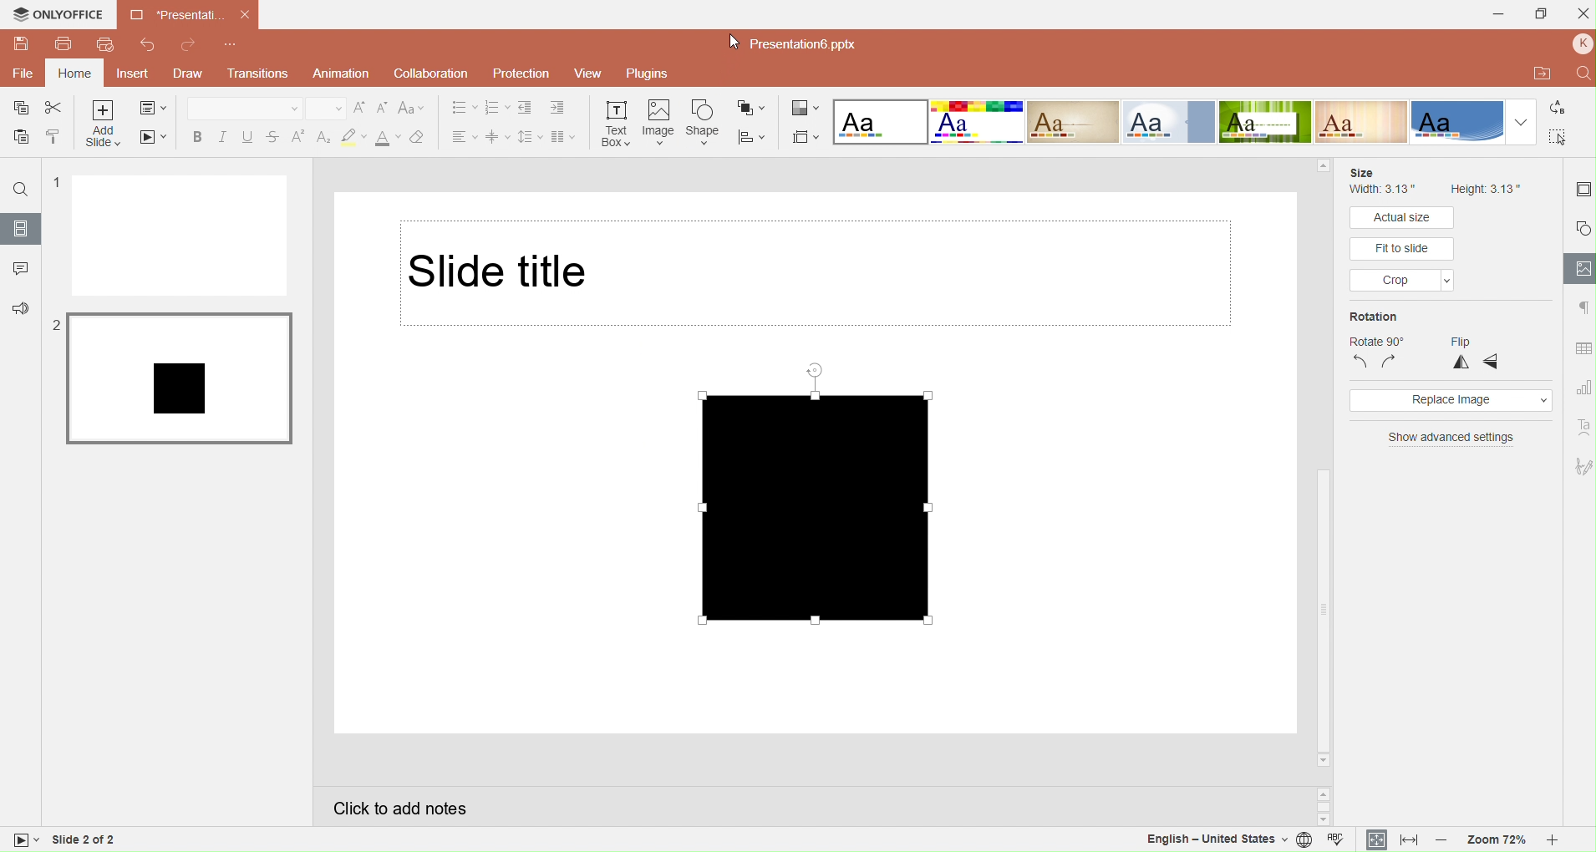 This screenshot has height=852, width=1596. I want to click on Bold, so click(196, 135).